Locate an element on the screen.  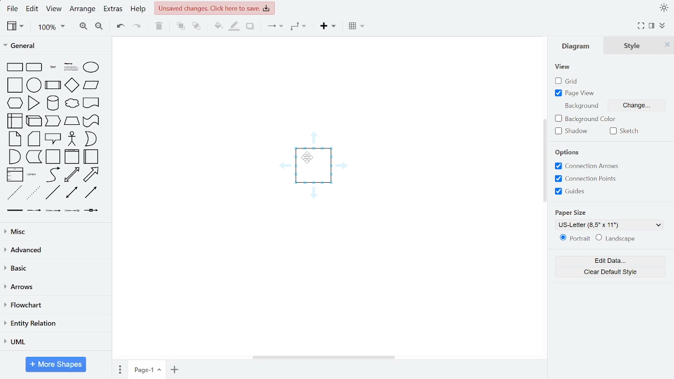
connection points is located at coordinates (587, 178).